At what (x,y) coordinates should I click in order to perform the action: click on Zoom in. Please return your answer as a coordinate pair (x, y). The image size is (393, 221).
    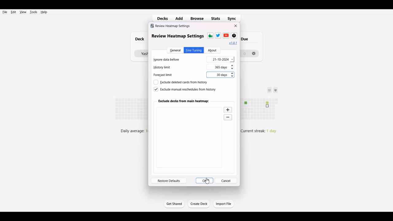
    Looking at the image, I should click on (228, 110).